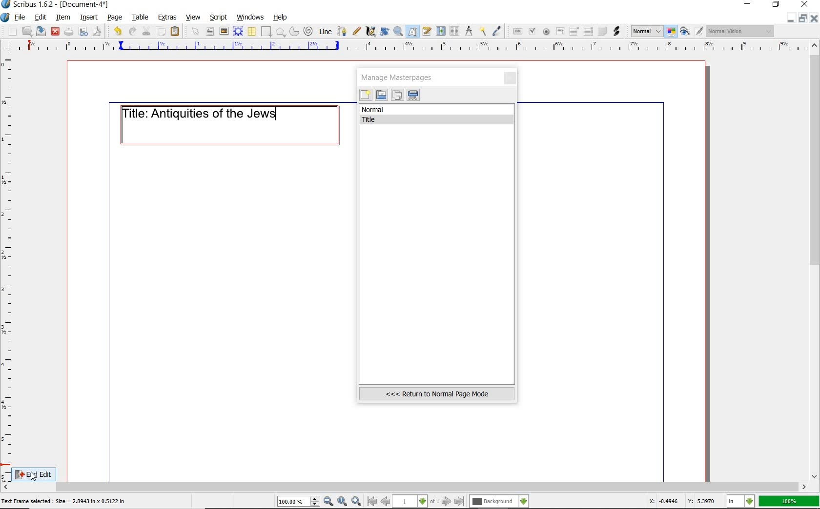 The width and height of the screenshot is (820, 509). What do you see at coordinates (410, 502) in the screenshot?
I see `1` at bounding box center [410, 502].